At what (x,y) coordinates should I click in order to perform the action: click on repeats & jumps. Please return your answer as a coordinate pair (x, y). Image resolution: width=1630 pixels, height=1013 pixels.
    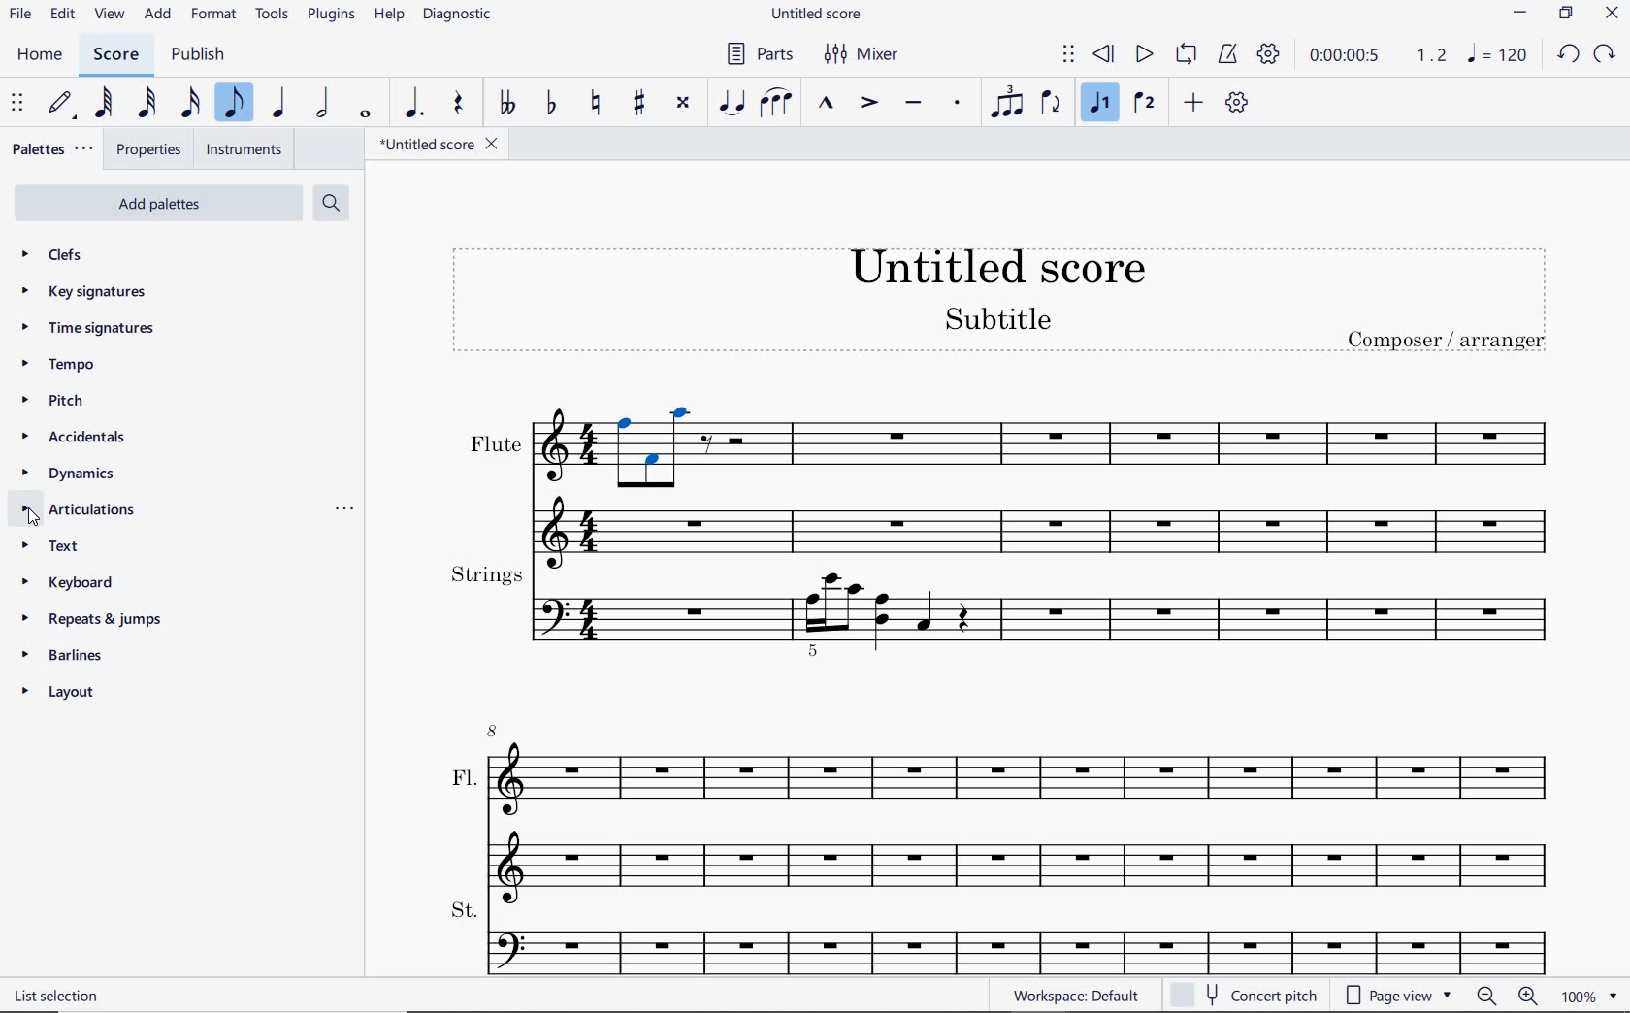
    Looking at the image, I should click on (88, 619).